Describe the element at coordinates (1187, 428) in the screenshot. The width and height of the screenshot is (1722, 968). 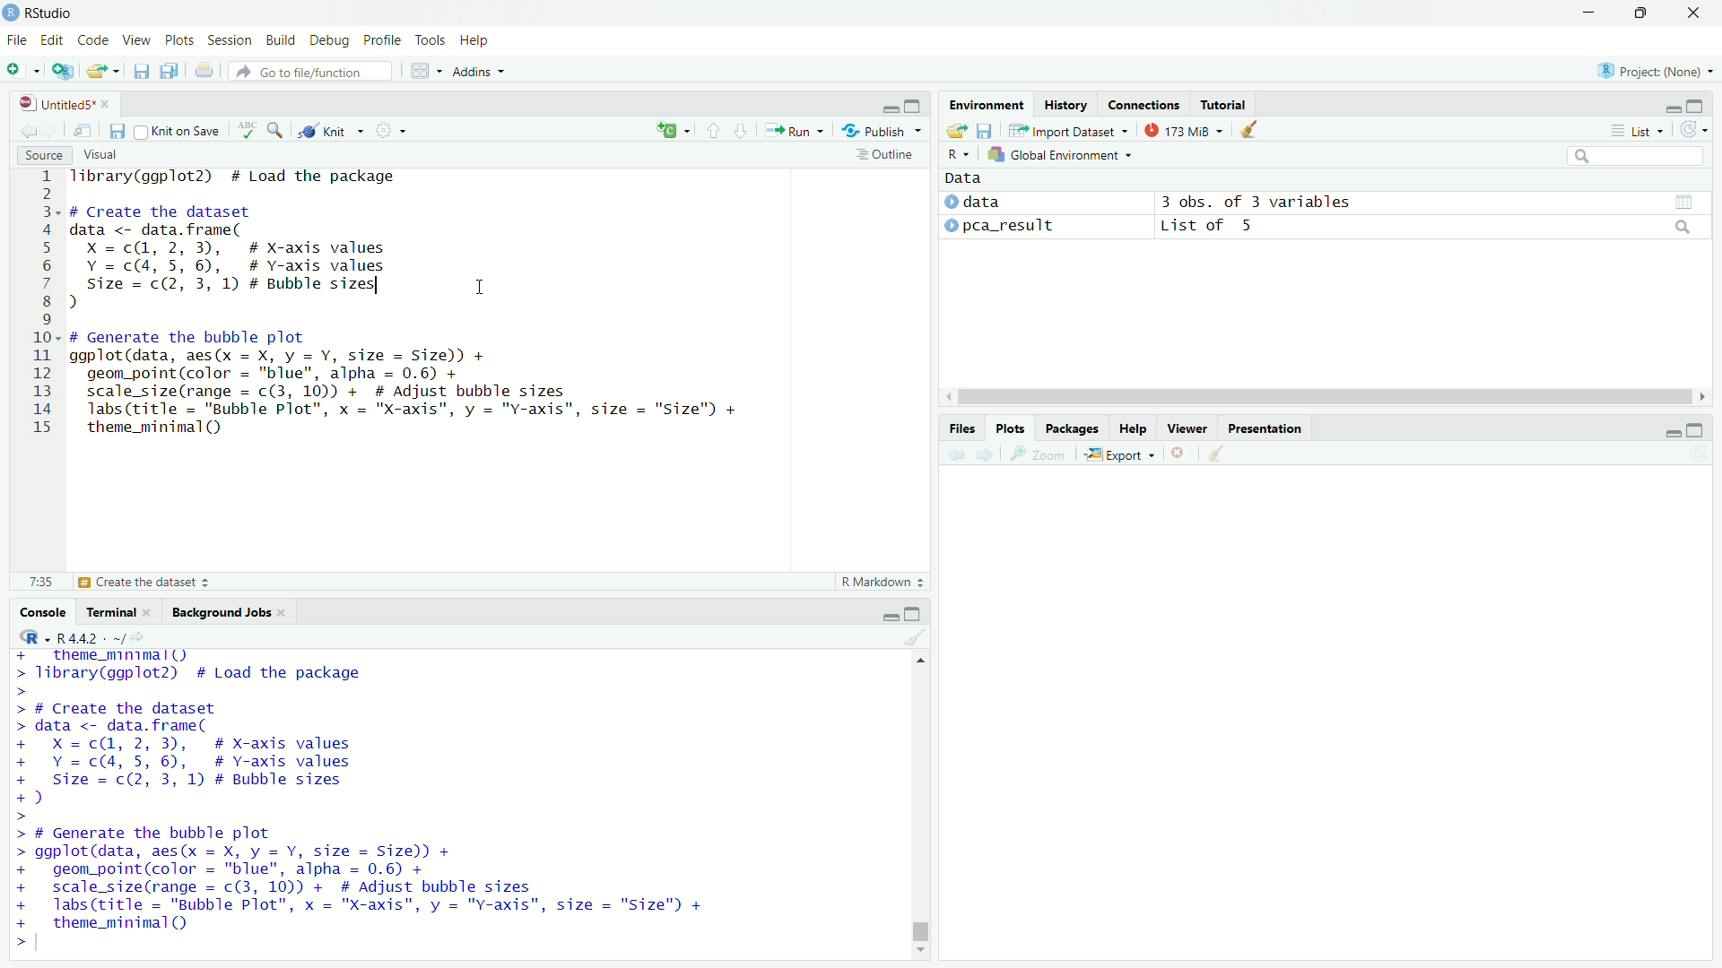
I see `viewer` at that location.